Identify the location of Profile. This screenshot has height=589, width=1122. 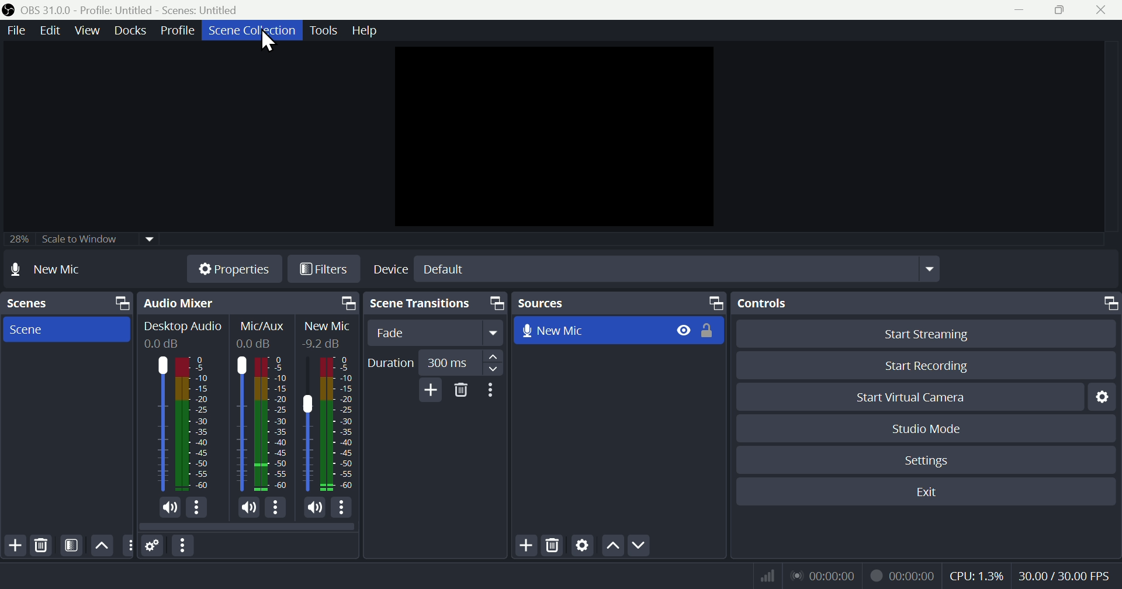
(175, 32).